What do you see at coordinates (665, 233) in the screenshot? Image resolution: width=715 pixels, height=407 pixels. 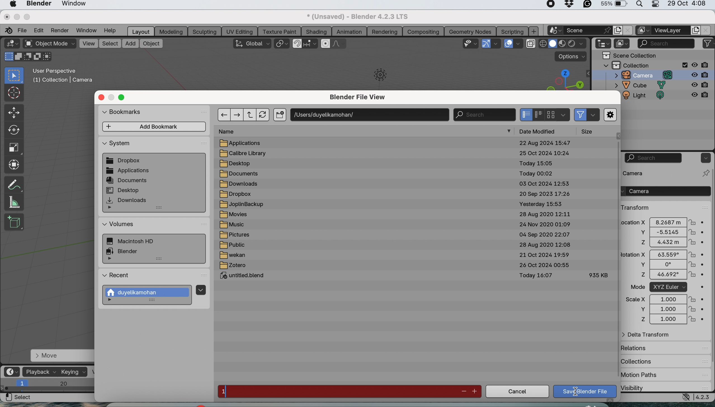 I see `y -5.5145` at bounding box center [665, 233].